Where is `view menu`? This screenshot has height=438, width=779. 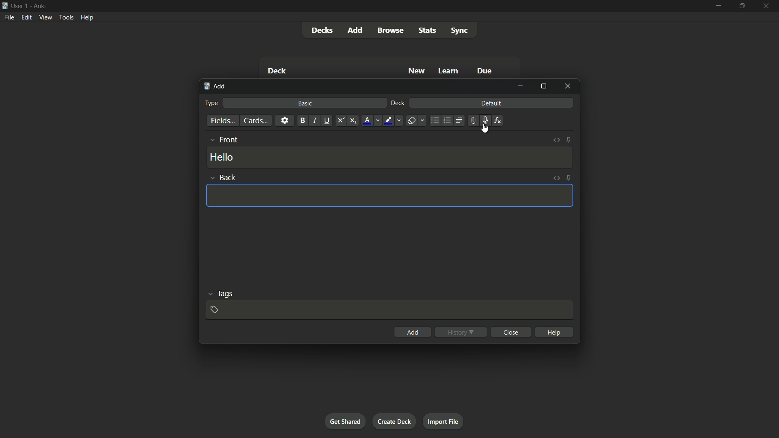
view menu is located at coordinates (45, 17).